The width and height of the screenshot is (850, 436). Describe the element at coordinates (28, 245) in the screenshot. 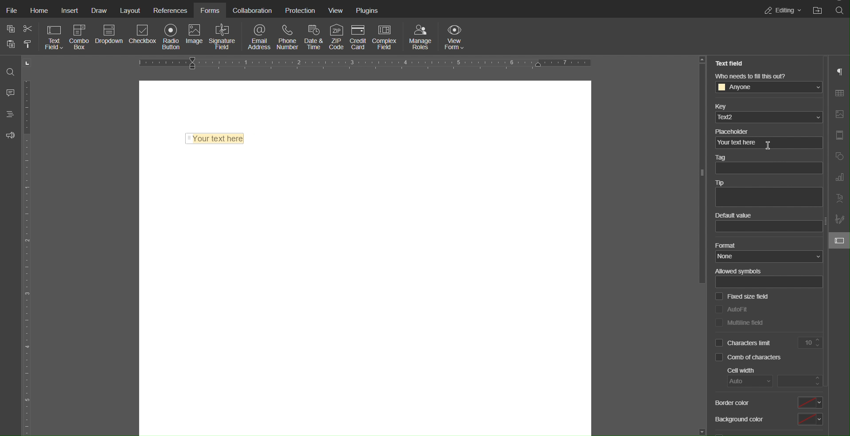

I see `Vertical Ruler` at that location.